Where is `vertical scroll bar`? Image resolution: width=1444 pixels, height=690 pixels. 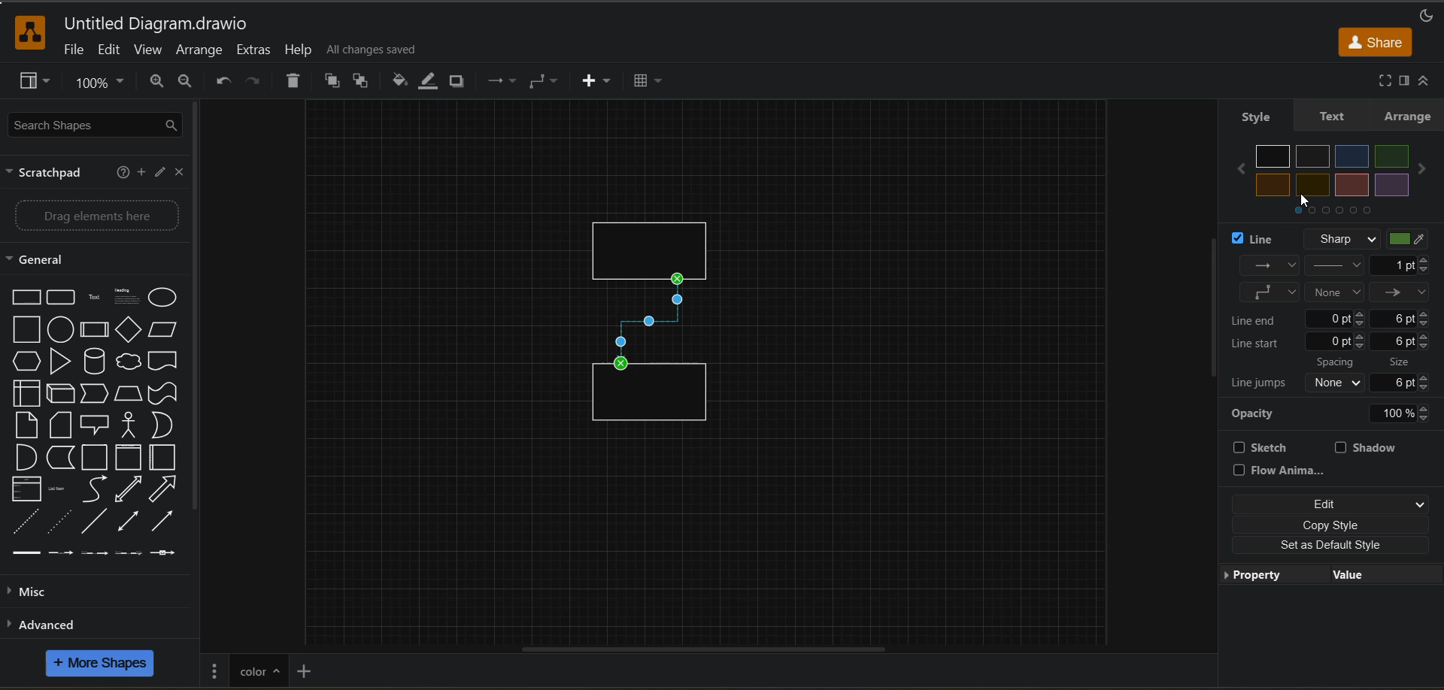 vertical scroll bar is located at coordinates (1208, 307).